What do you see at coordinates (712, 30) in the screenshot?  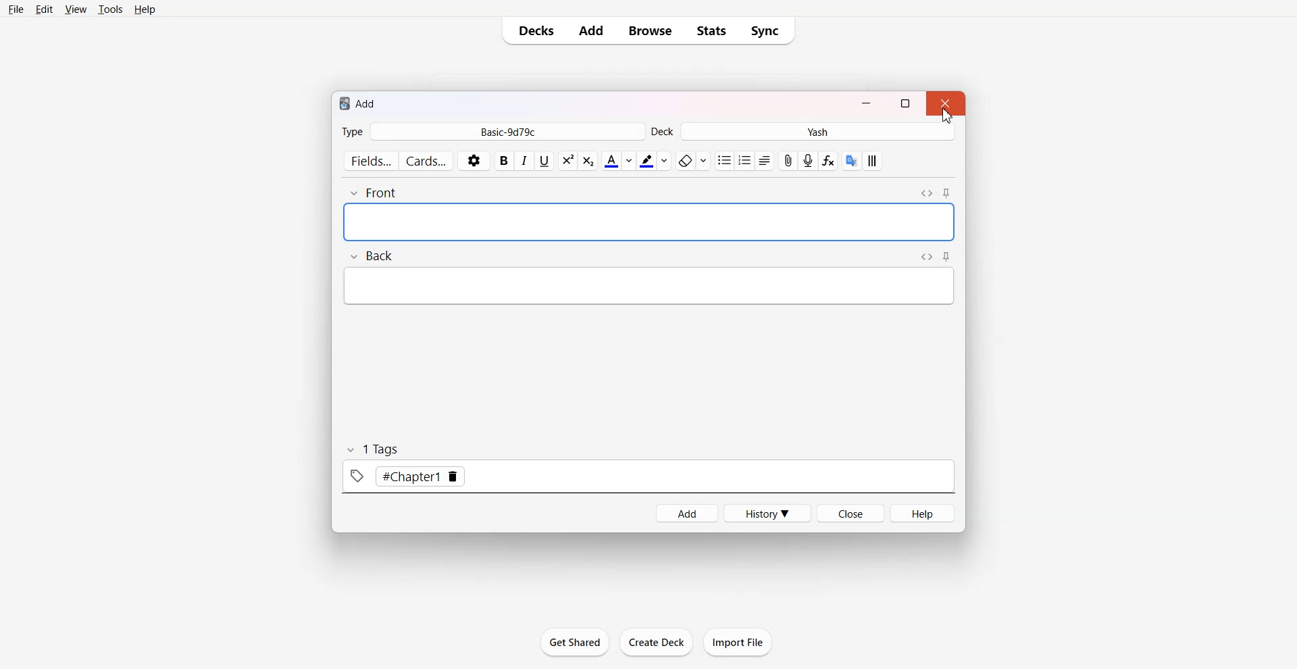 I see `Stats` at bounding box center [712, 30].